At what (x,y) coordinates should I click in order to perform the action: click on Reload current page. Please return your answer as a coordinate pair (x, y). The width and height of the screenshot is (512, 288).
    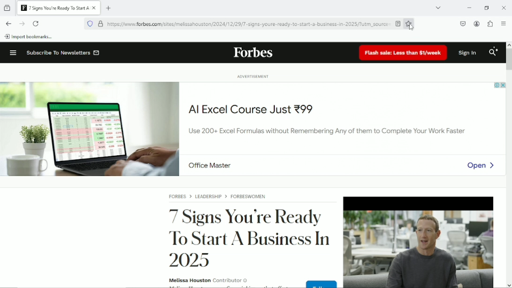
    Looking at the image, I should click on (36, 23).